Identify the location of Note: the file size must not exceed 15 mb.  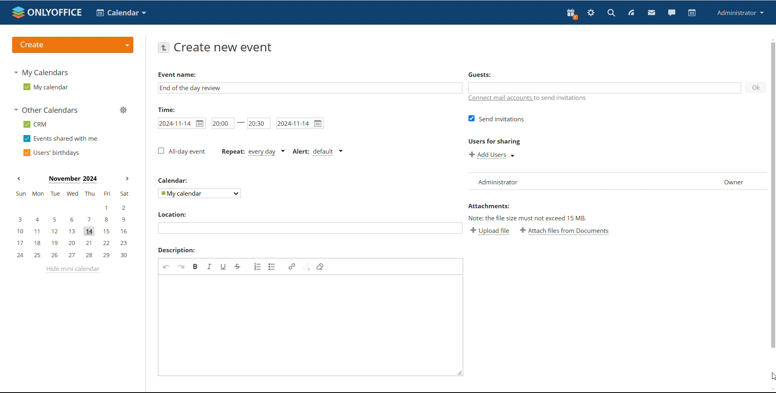
(528, 218).